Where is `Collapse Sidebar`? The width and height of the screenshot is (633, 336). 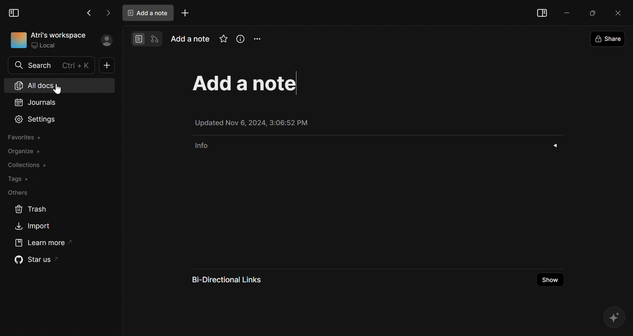 Collapse Sidebar is located at coordinates (15, 12).